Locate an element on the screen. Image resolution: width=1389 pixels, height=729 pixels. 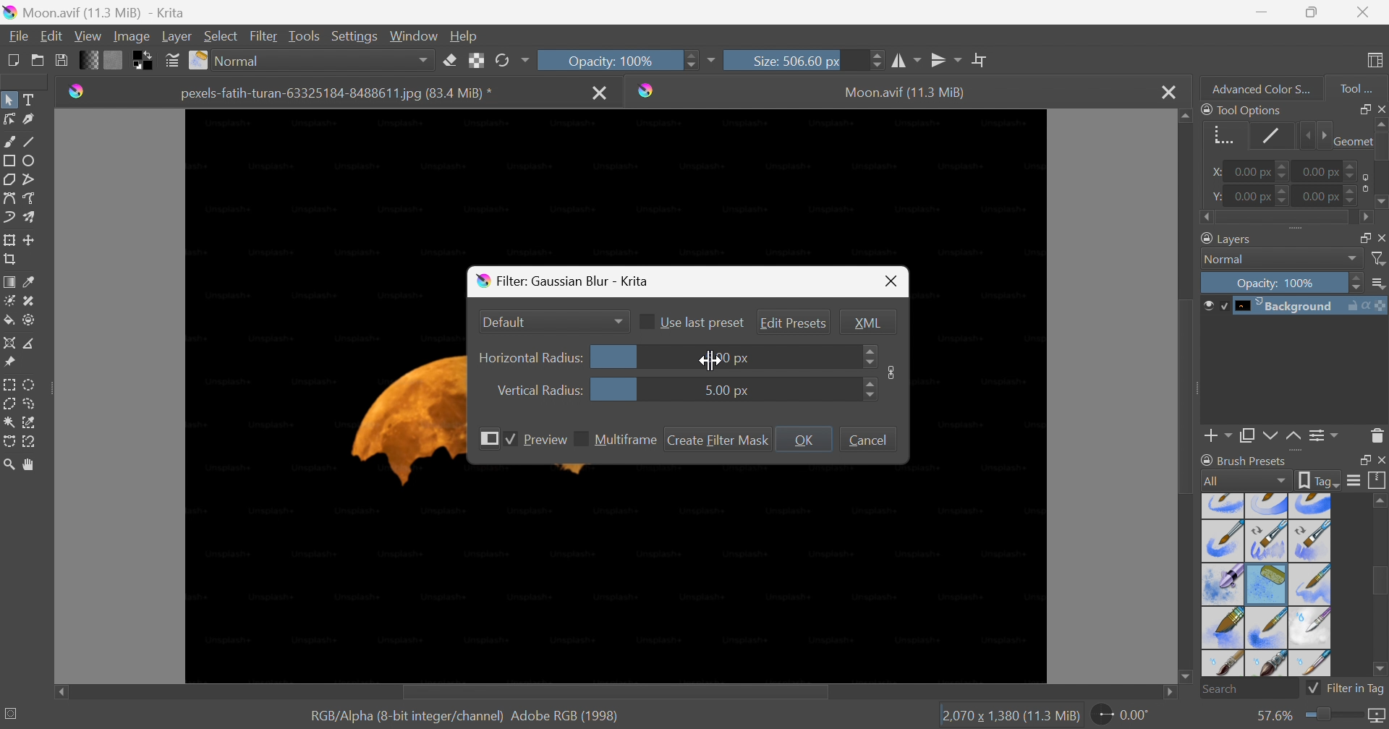
Close is located at coordinates (1168, 90).